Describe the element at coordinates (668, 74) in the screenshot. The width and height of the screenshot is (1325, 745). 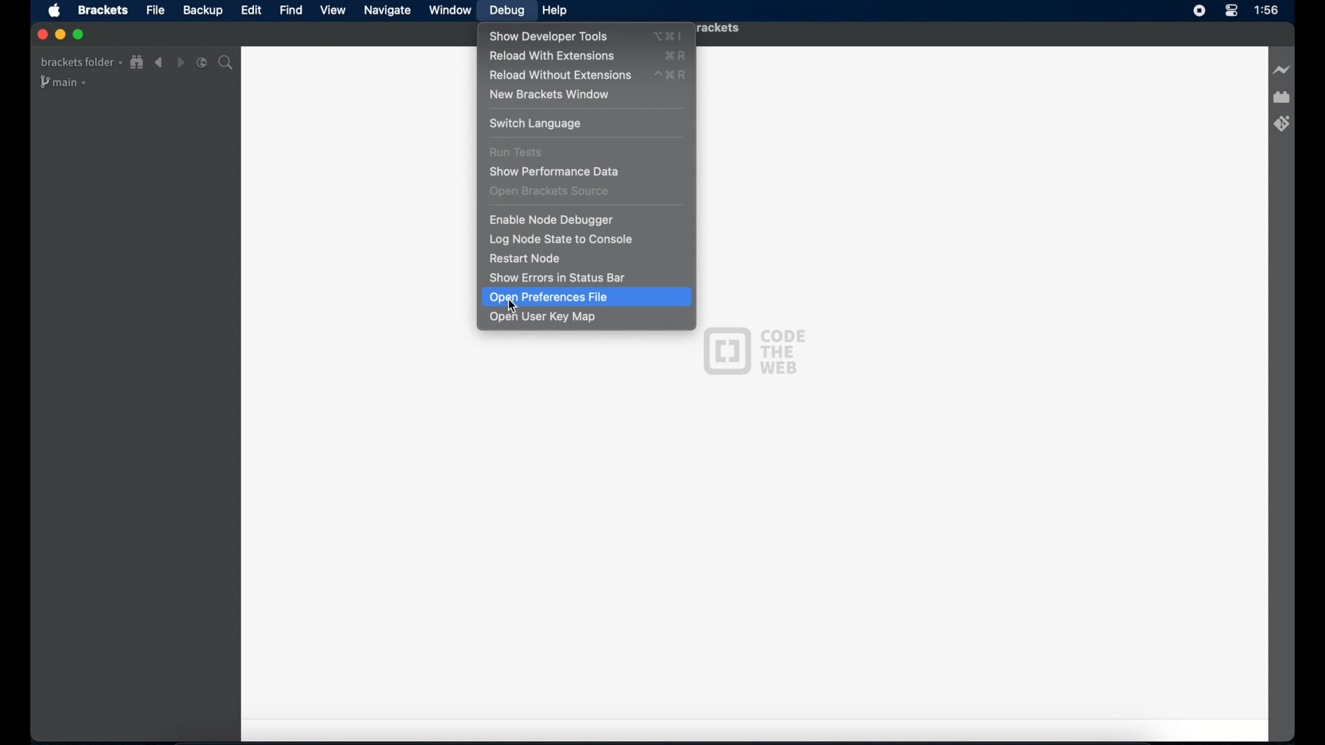
I see `^XR` at that location.